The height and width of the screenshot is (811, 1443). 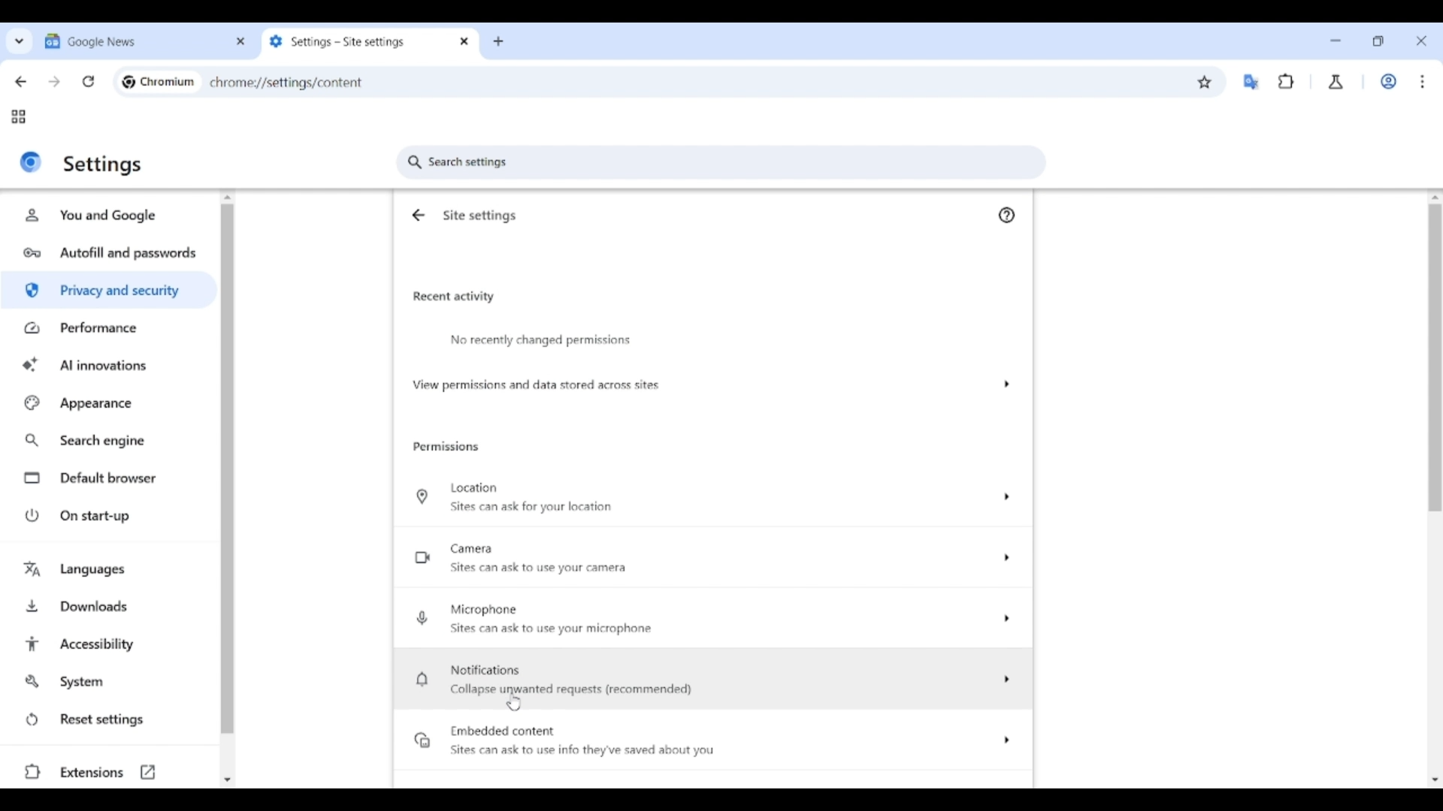 I want to click on Tab groups, so click(x=18, y=117).